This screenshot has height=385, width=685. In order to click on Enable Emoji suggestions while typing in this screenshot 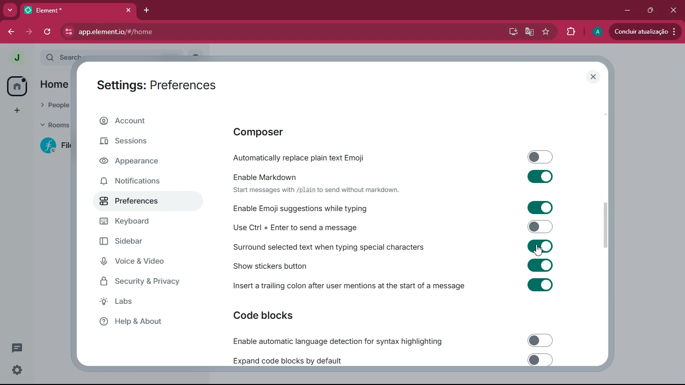, I will do `click(398, 207)`.